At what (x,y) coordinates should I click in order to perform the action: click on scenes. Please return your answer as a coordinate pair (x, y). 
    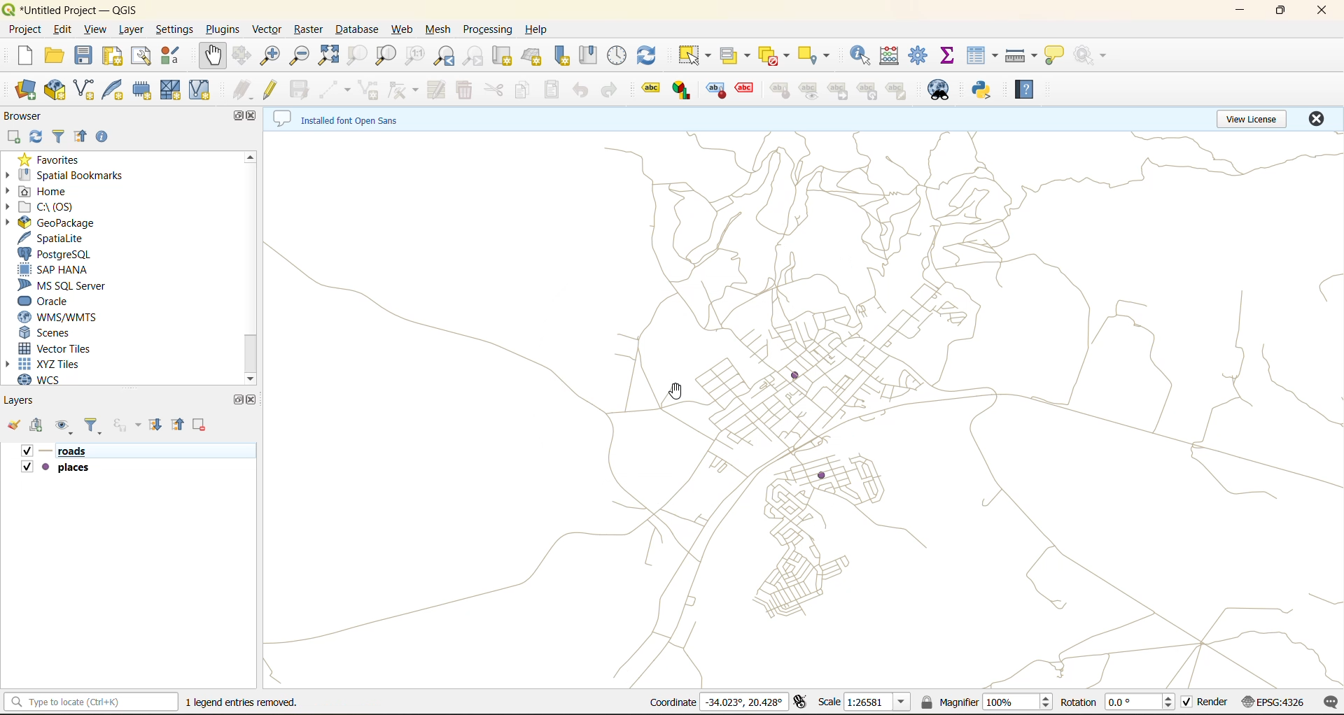
    Looking at the image, I should click on (62, 332).